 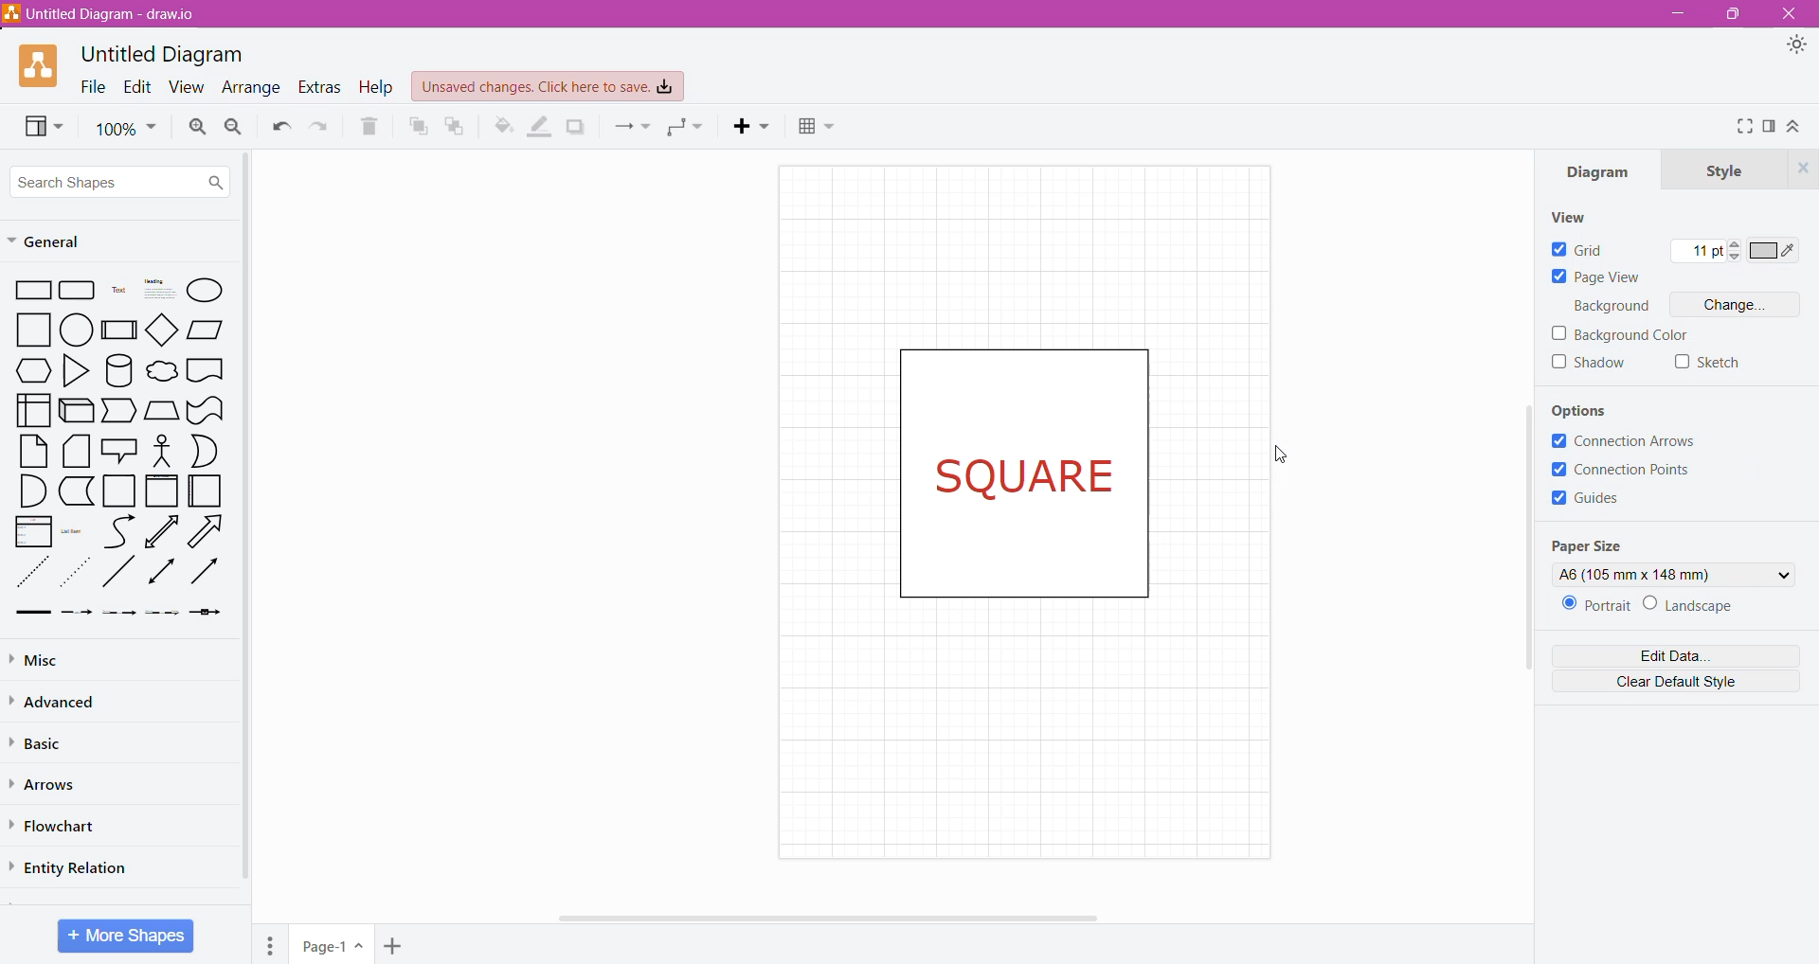 I want to click on Grid - Click to enable/disable, so click(x=1577, y=248).